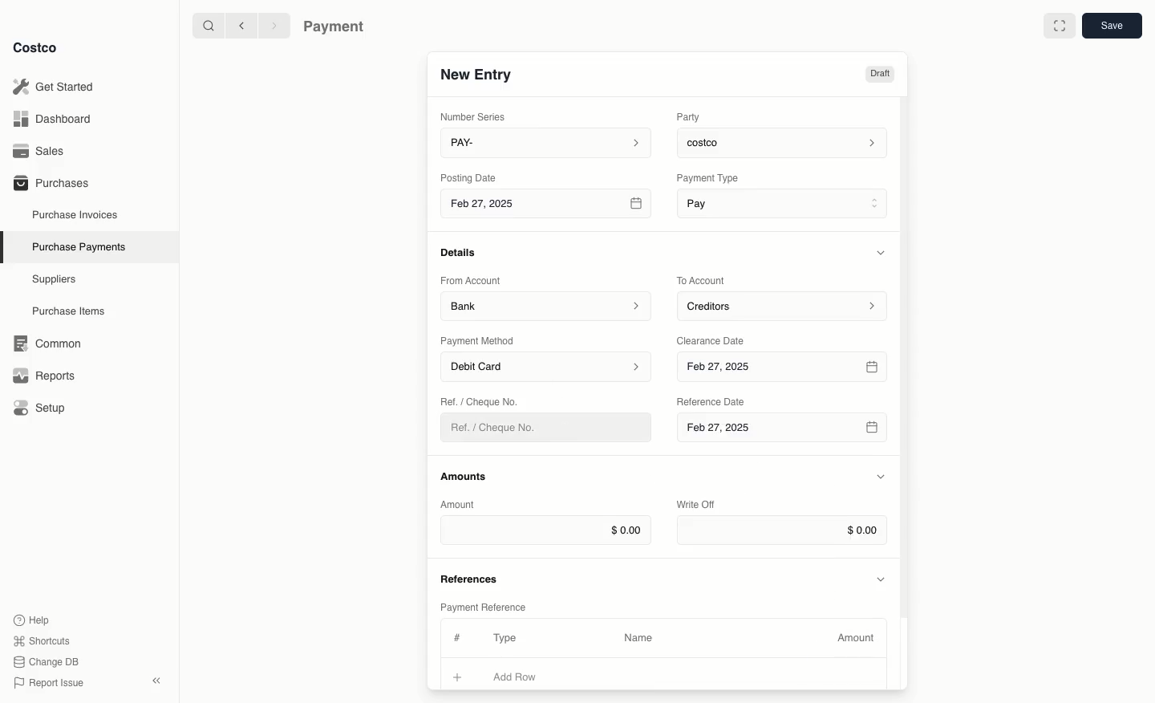 This screenshot has height=703, width=1155. I want to click on Write Off, so click(696, 506).